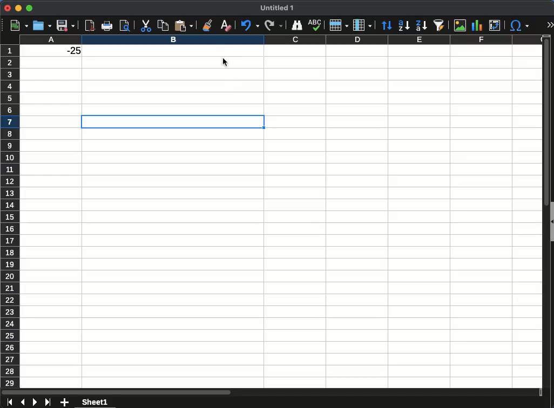 This screenshot has width=554, height=408. Describe the element at coordinates (273, 26) in the screenshot. I see `redo` at that location.